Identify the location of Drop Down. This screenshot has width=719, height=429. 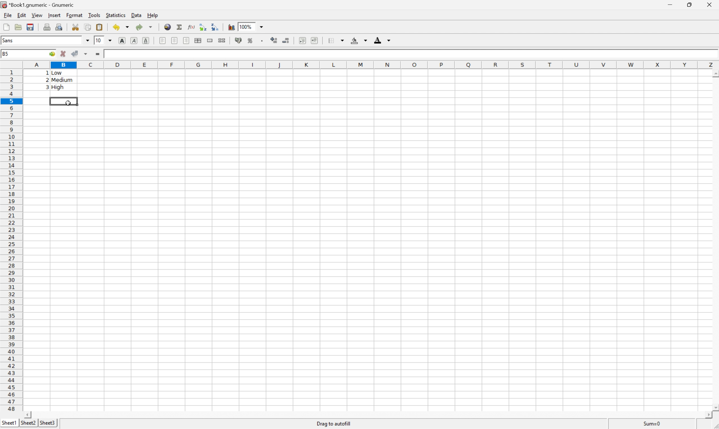
(87, 40).